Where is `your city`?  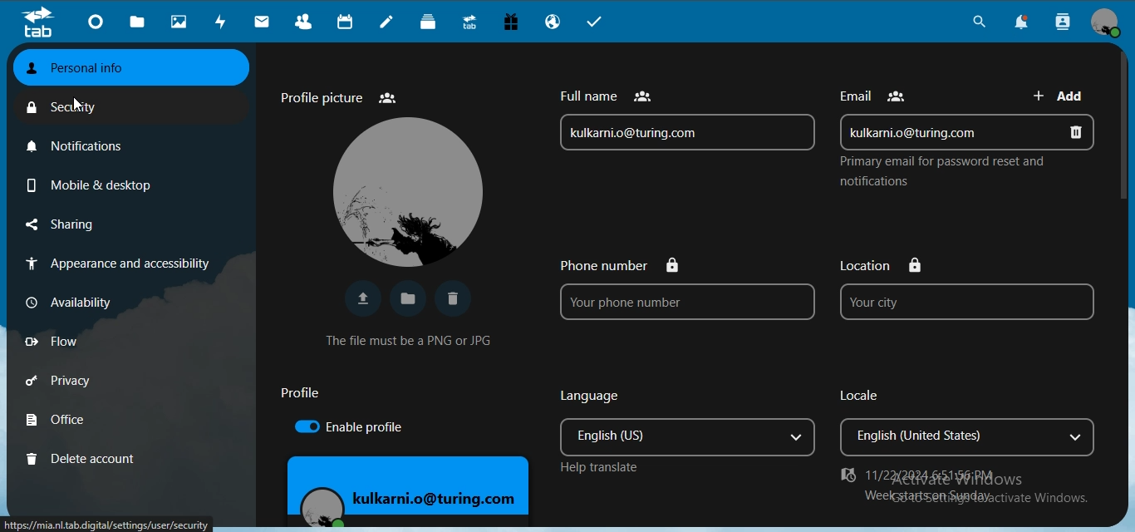 your city is located at coordinates (965, 303).